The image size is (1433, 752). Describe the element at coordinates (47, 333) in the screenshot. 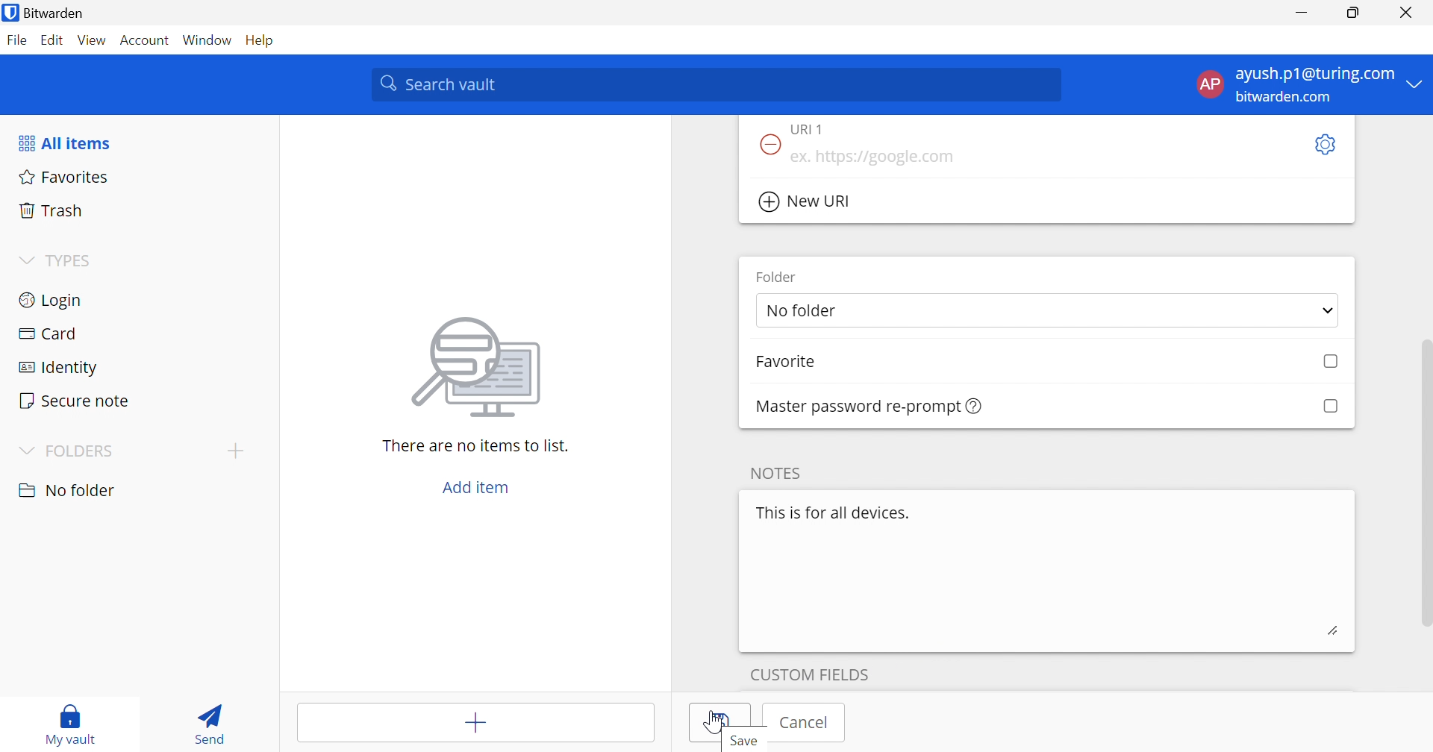

I see `Card` at that location.